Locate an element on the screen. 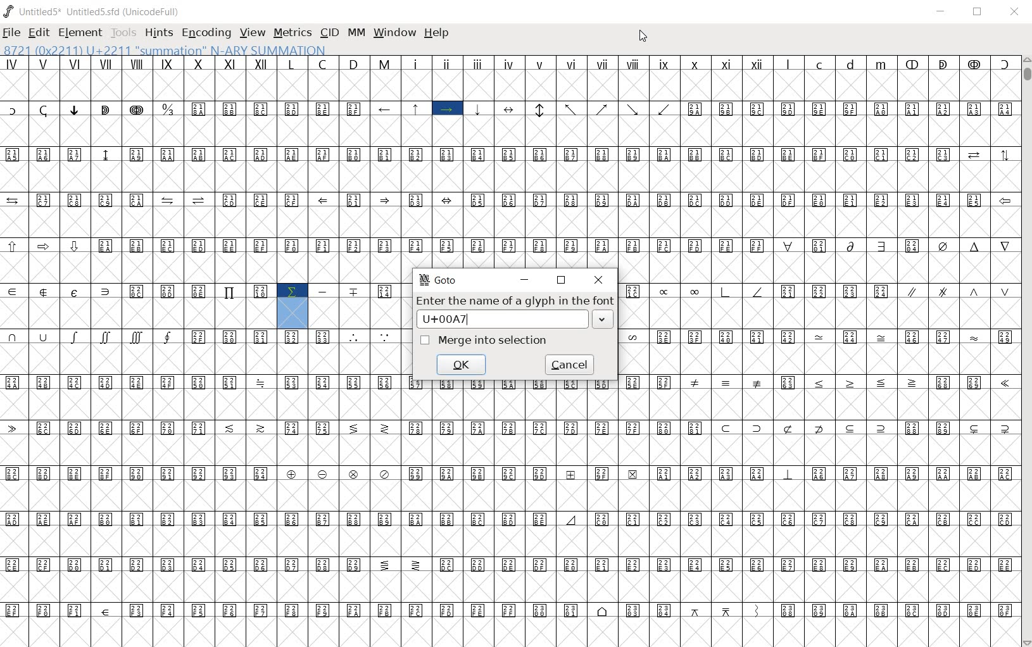 The width and height of the screenshot is (1032, 647). Untitled1 Untitled1.sfd (UnicodeFull) is located at coordinates (91, 11).